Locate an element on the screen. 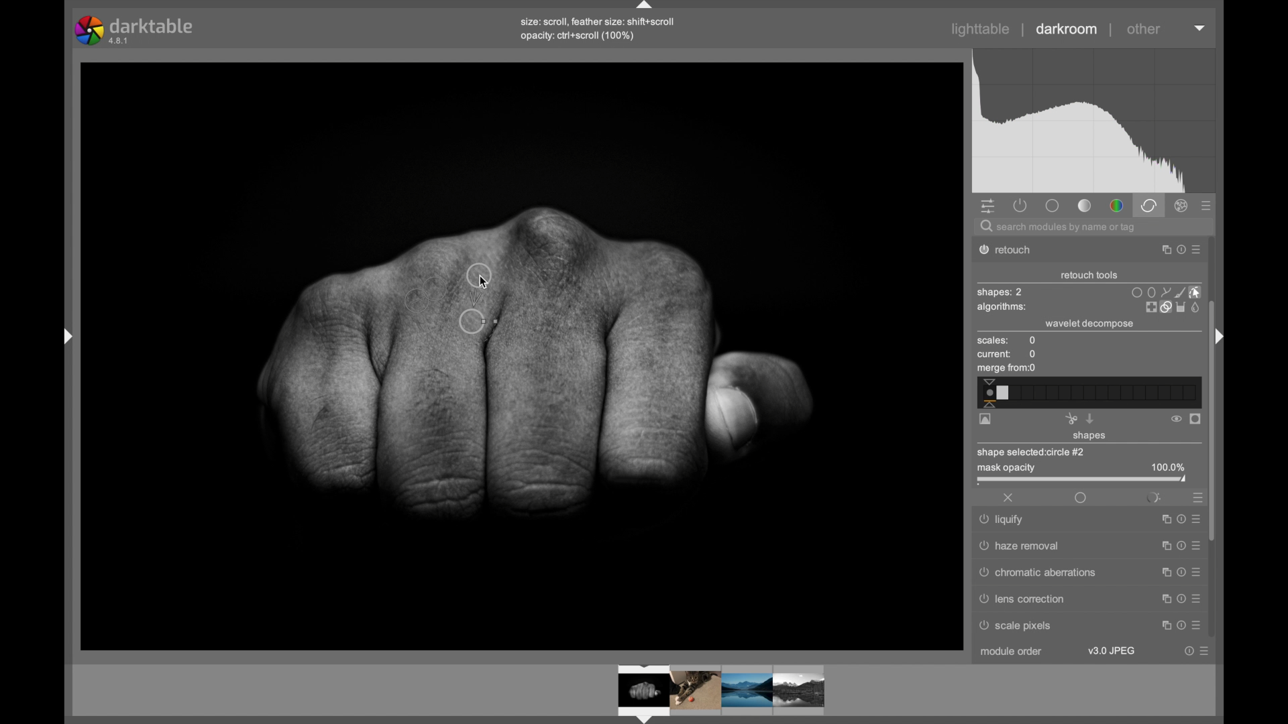  help is located at coordinates (1181, 626).